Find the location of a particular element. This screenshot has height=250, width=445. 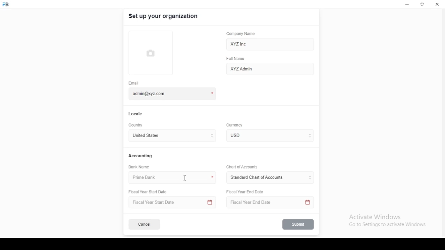

restore is located at coordinates (423, 5).